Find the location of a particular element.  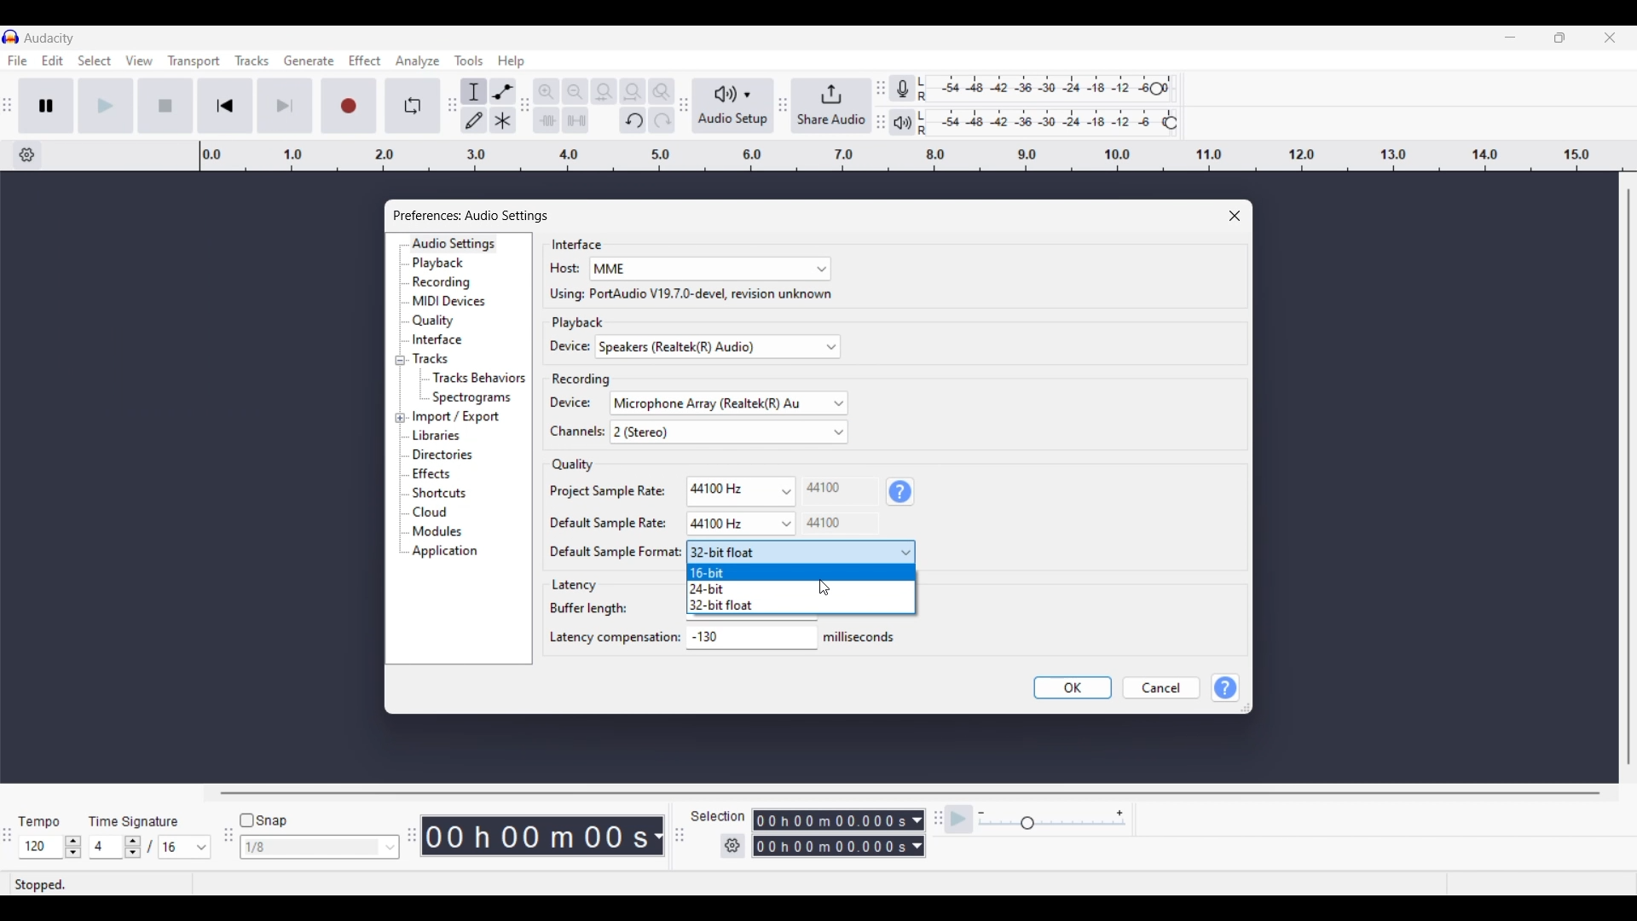

Analyze menu is located at coordinates (418, 61).